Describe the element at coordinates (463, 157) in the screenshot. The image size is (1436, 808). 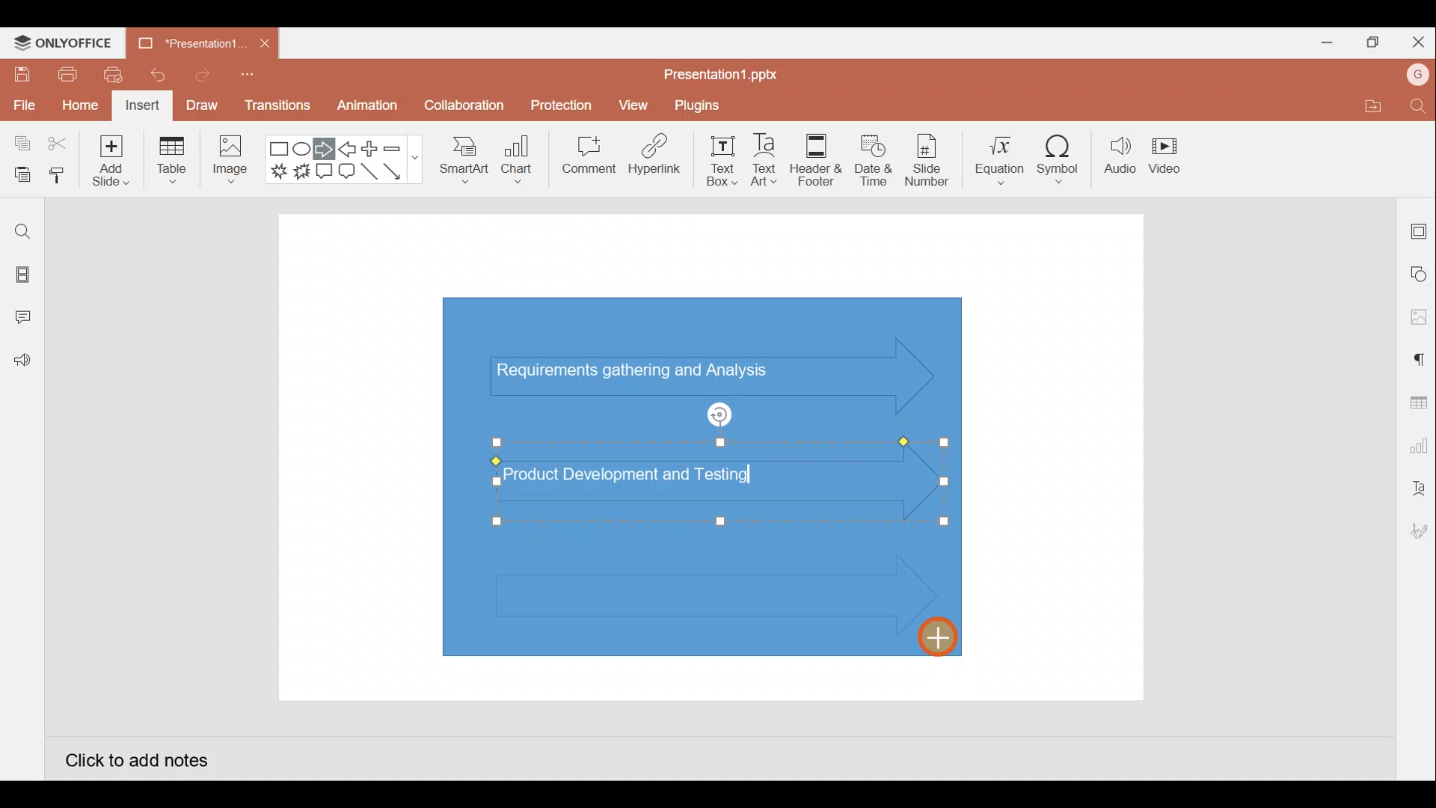
I see `SmartArt` at that location.